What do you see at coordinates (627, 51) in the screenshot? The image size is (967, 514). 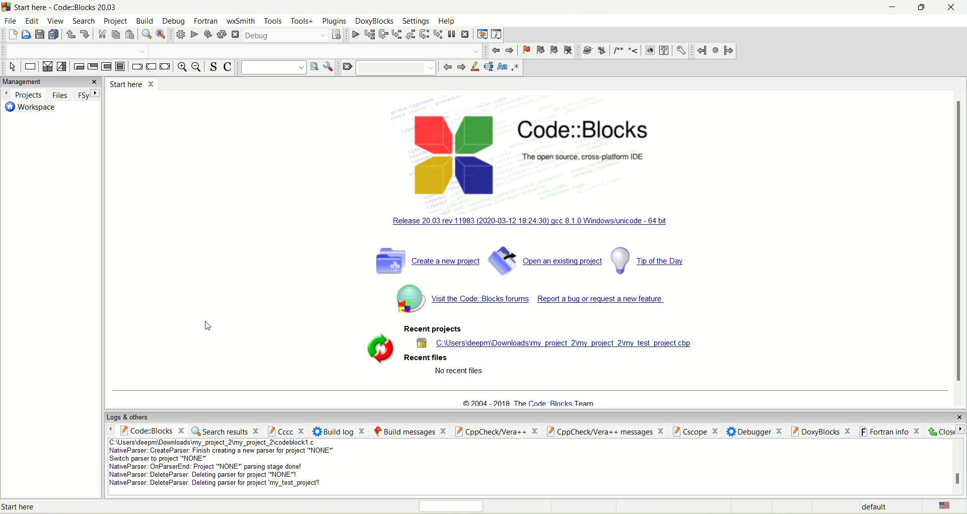 I see `comments` at bounding box center [627, 51].